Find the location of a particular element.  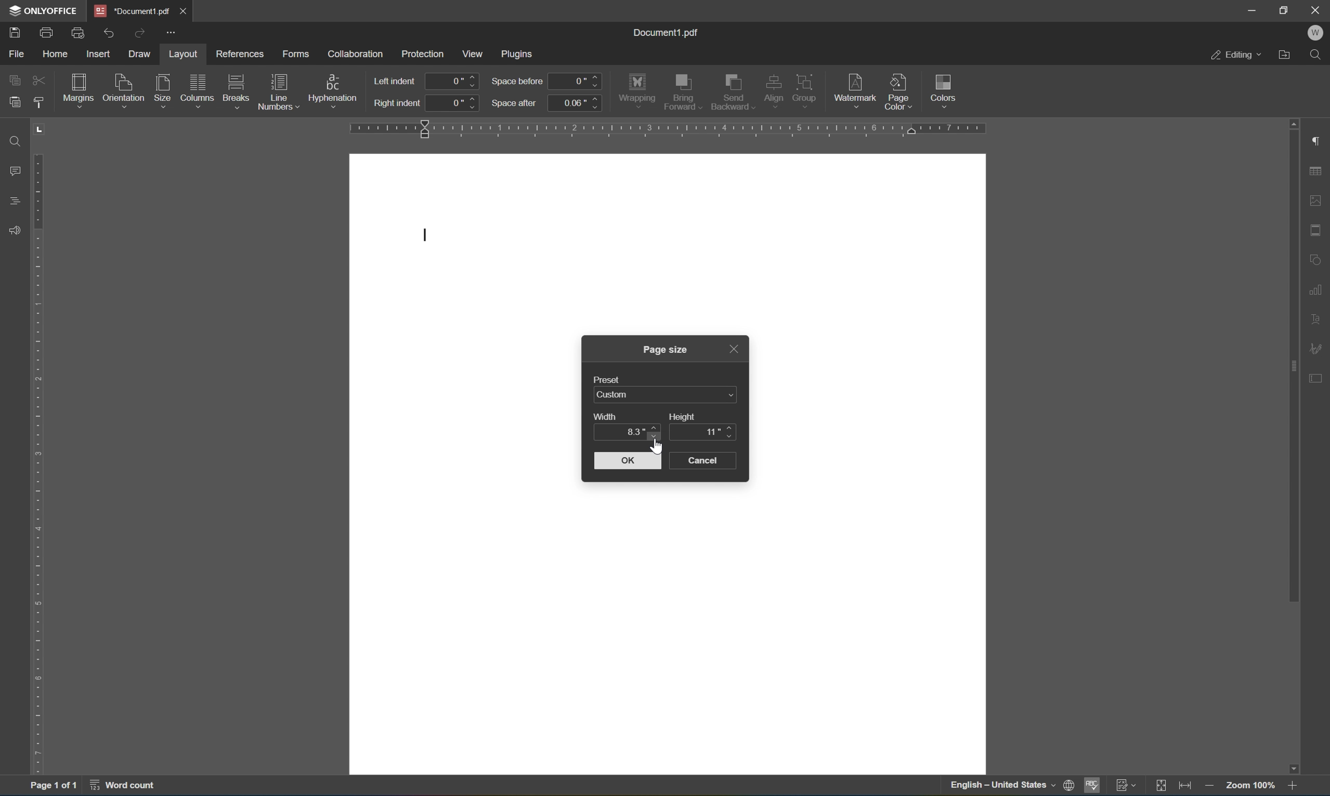

0 is located at coordinates (455, 102).